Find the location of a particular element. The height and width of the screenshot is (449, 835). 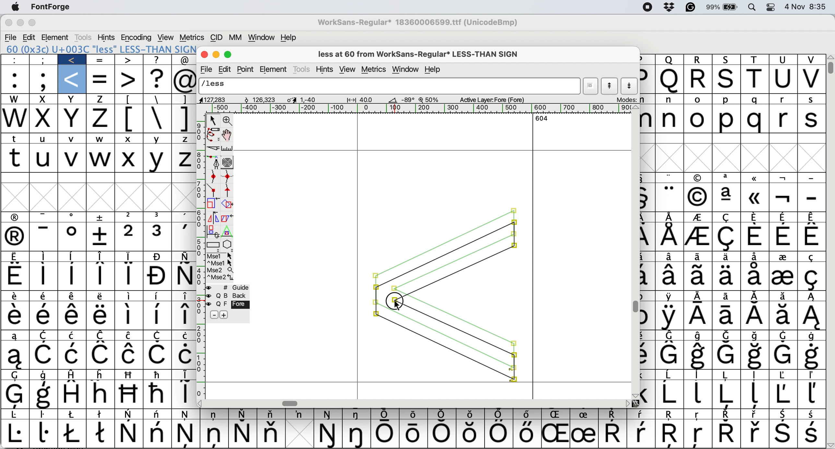

Symbol is located at coordinates (783, 356).